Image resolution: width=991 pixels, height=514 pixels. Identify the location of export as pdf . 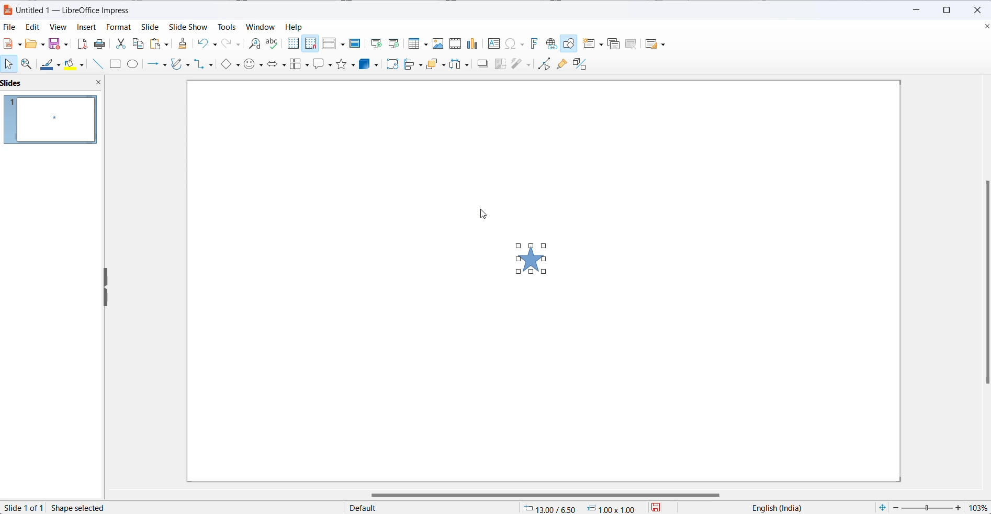
(83, 43).